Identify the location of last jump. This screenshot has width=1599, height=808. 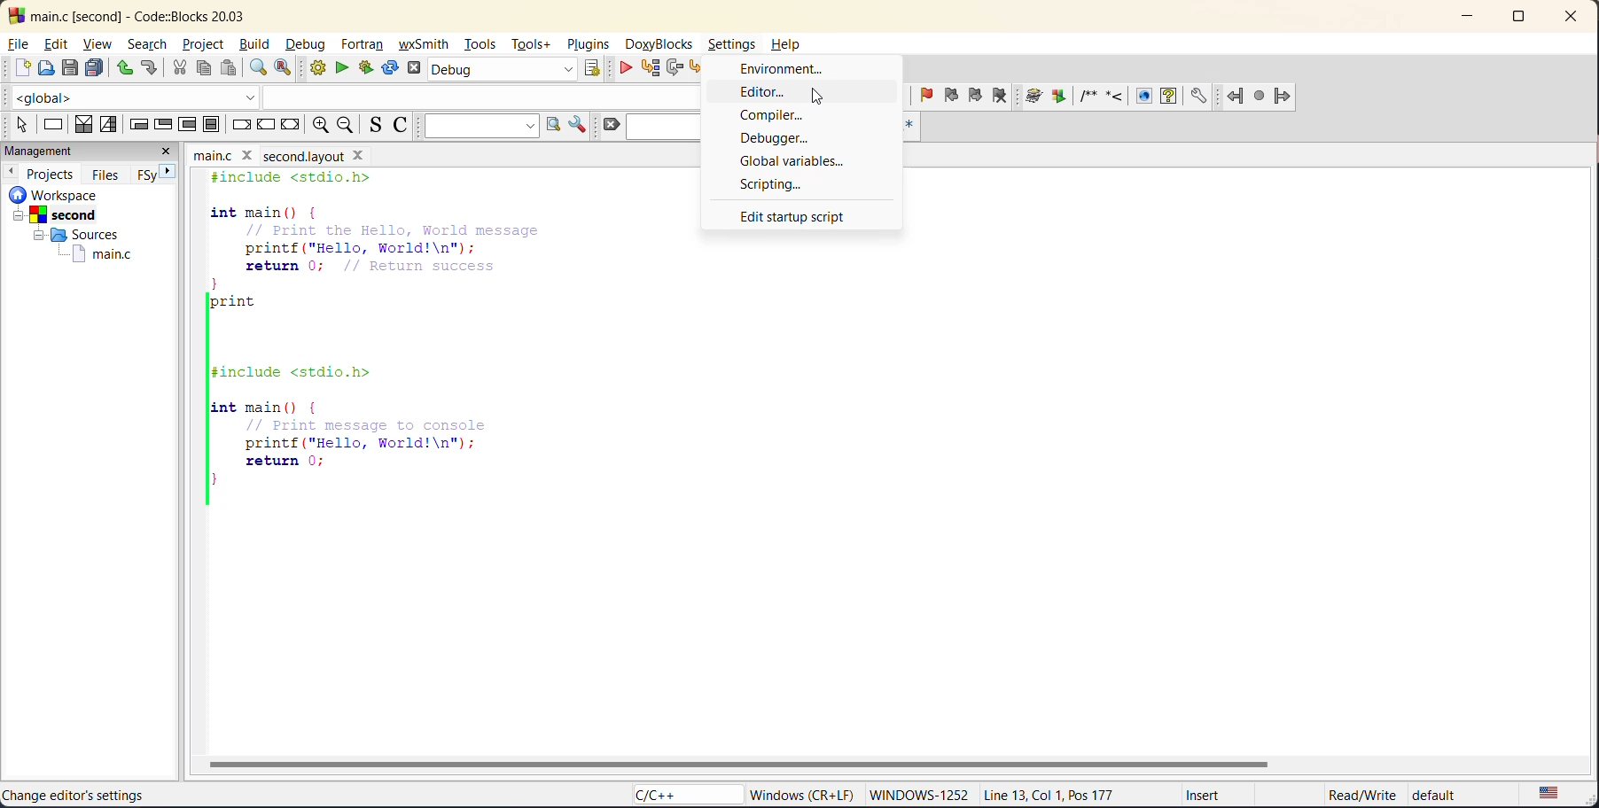
(1261, 96).